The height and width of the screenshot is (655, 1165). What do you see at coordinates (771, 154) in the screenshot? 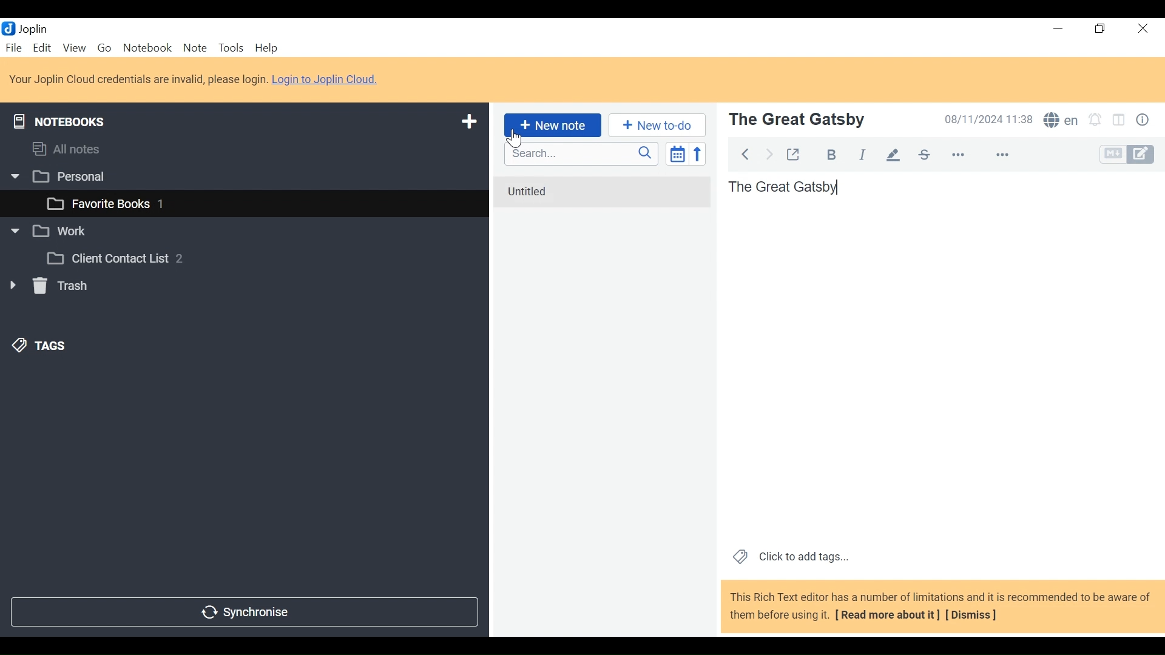
I see `Back` at bounding box center [771, 154].